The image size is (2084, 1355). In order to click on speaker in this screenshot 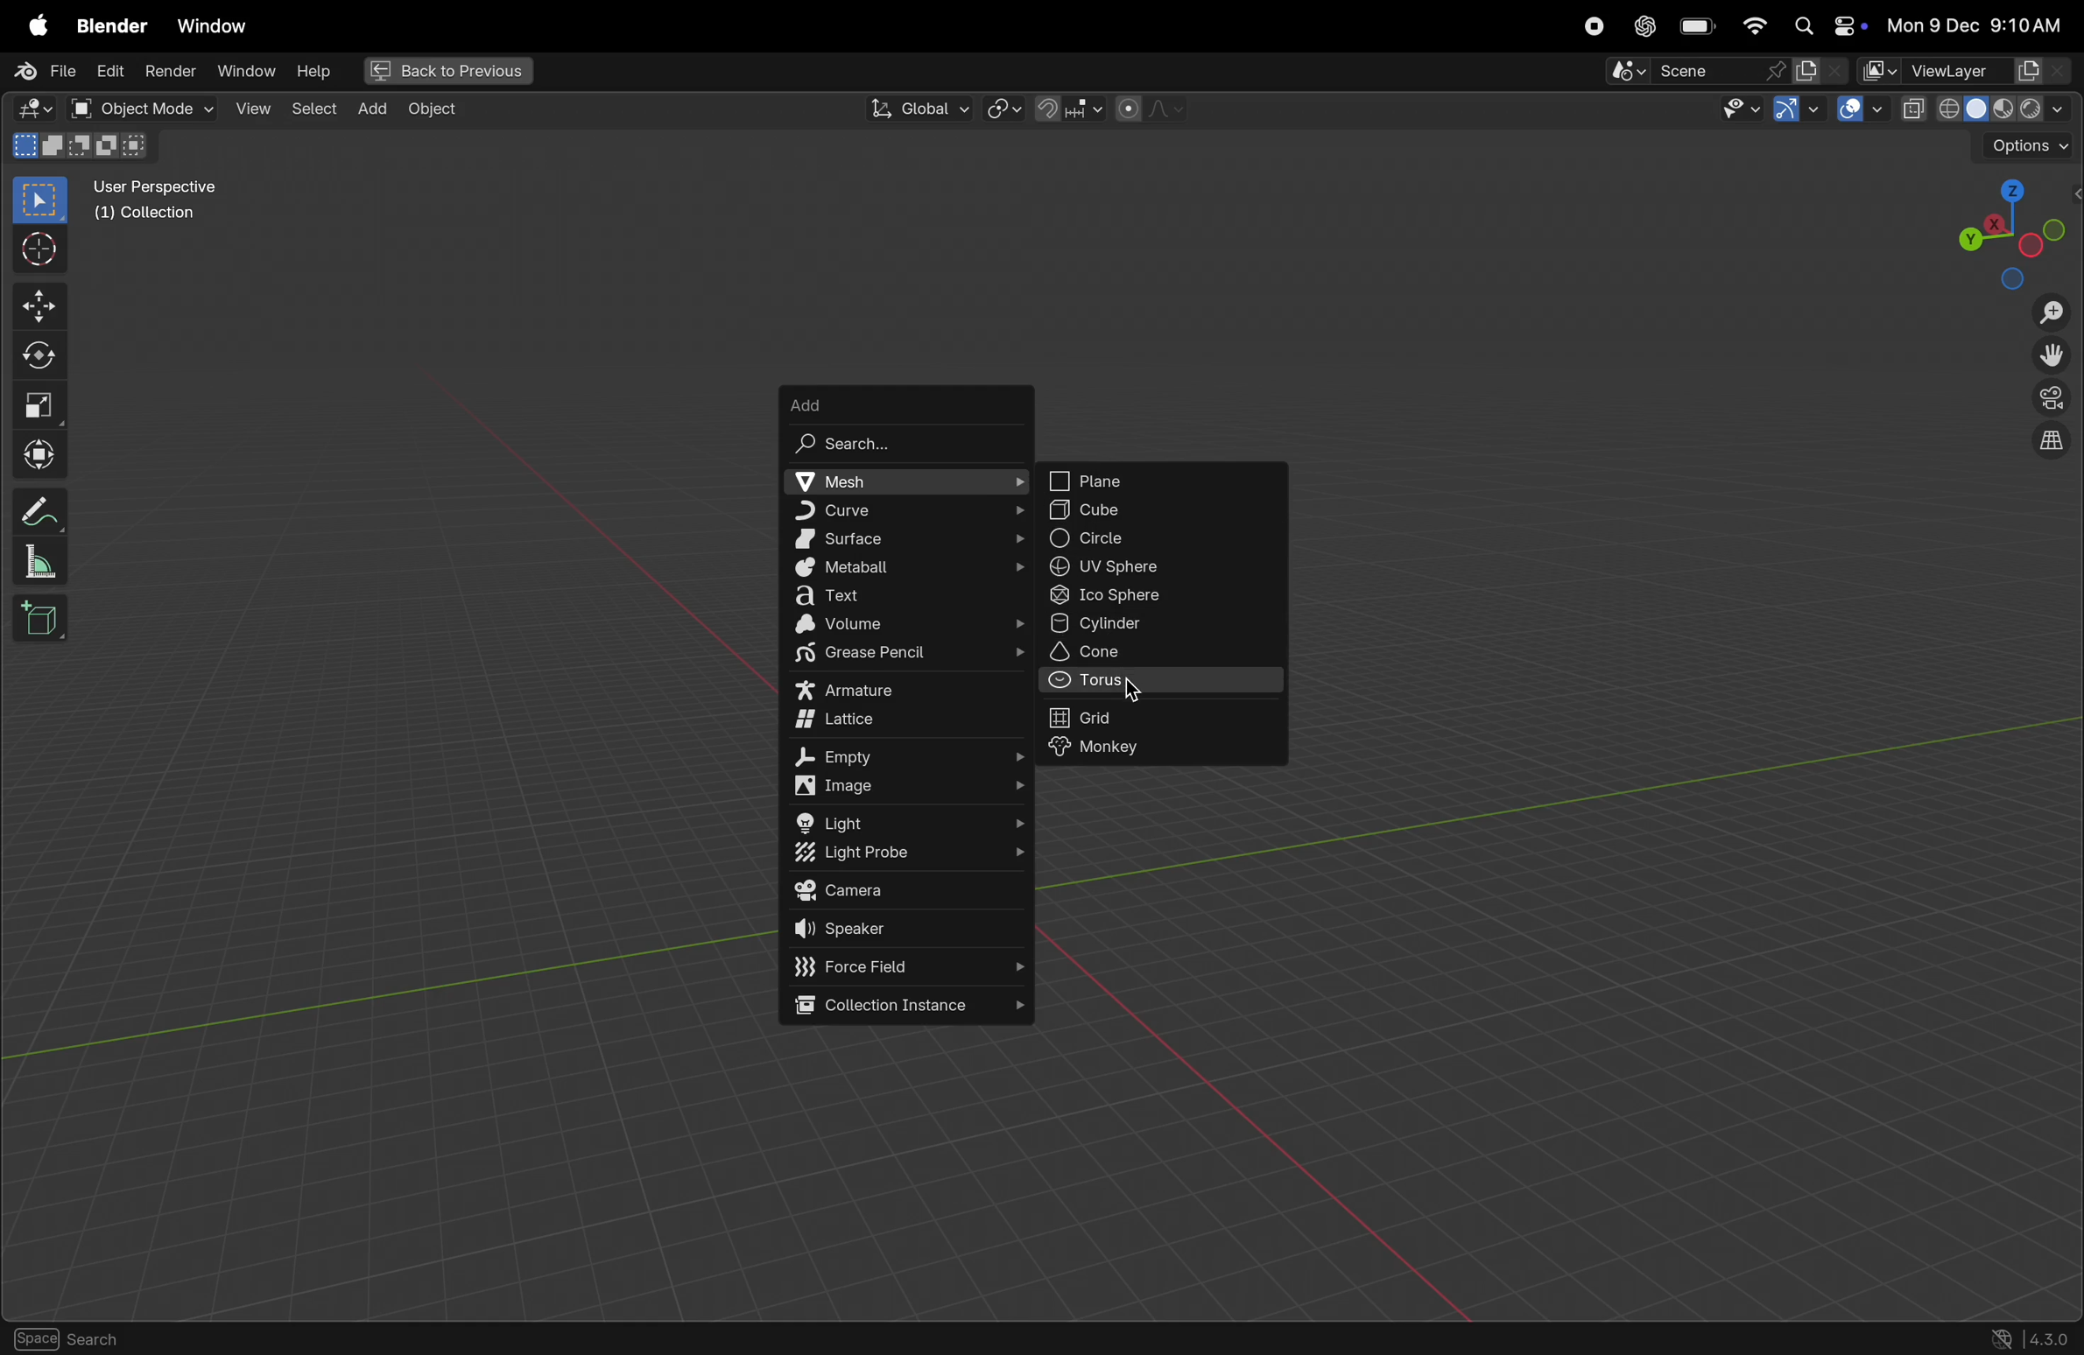, I will do `click(911, 930)`.